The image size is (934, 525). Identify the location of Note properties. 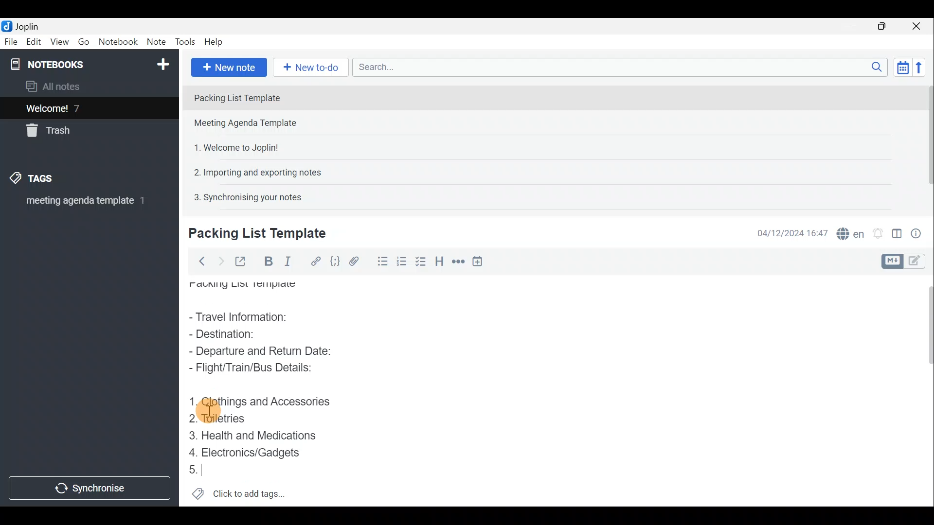
(919, 232).